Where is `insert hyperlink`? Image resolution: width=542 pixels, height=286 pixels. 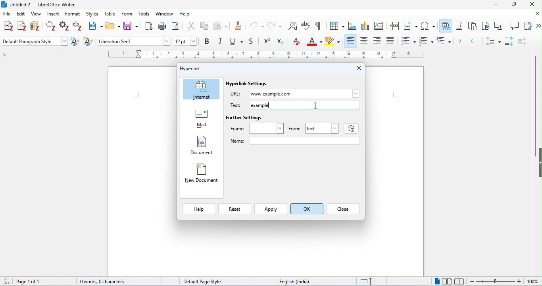
insert hyperlink is located at coordinates (445, 25).